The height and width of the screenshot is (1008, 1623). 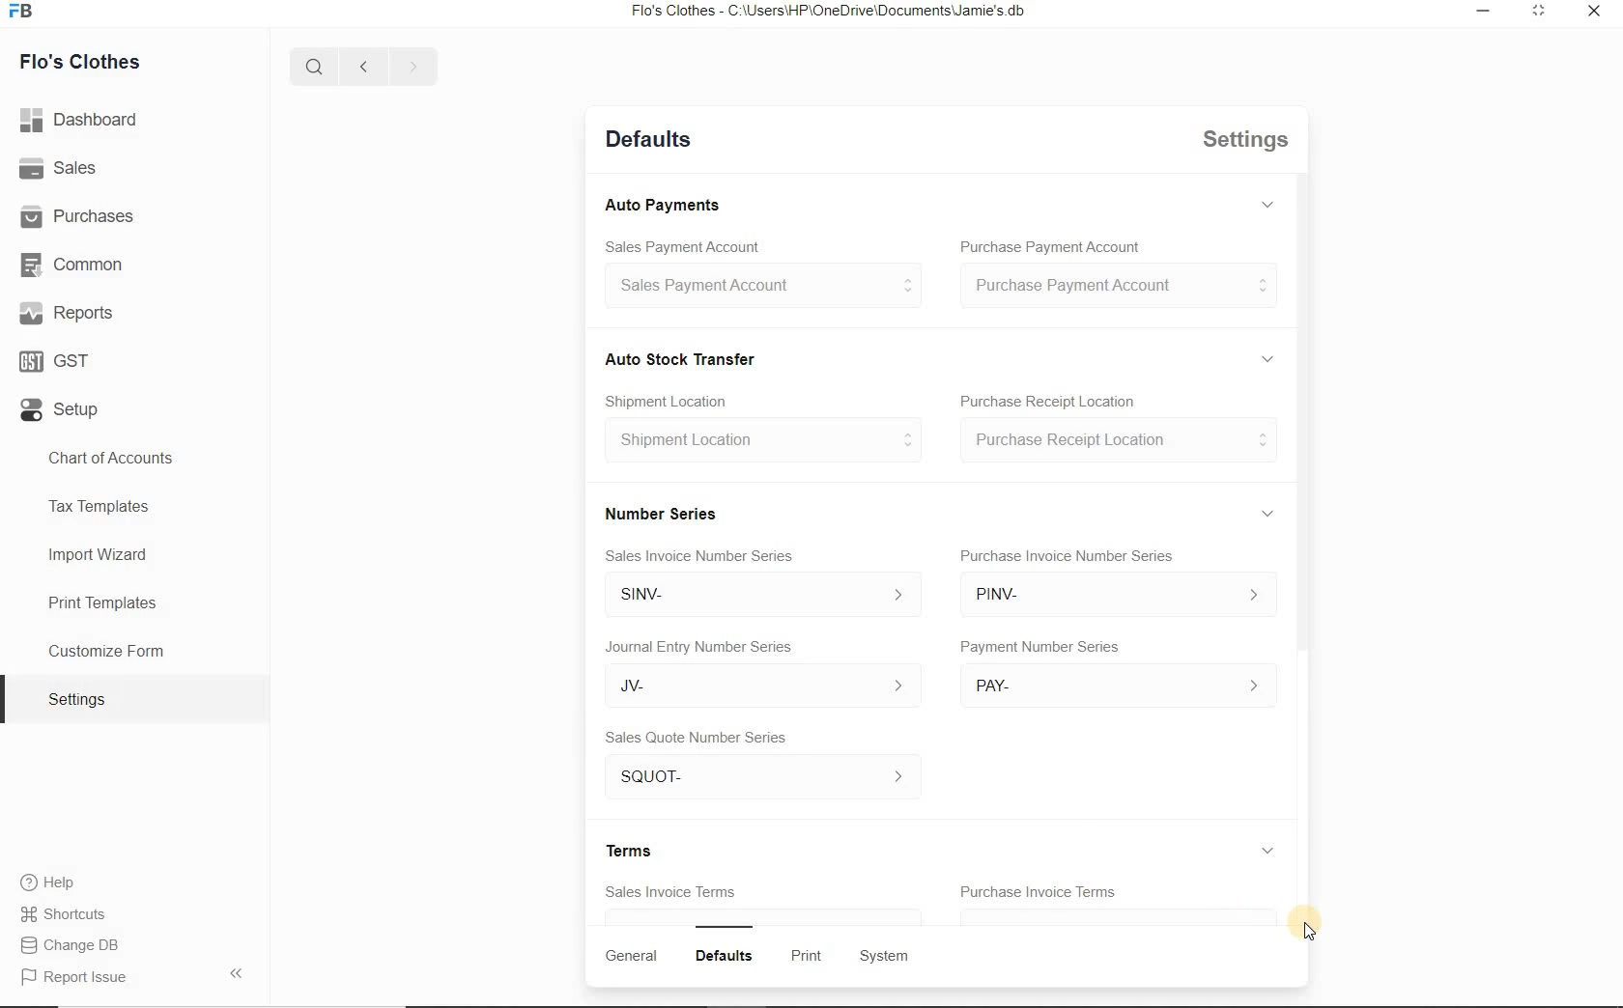 I want to click on Purchase Receipt Location, so click(x=1074, y=440).